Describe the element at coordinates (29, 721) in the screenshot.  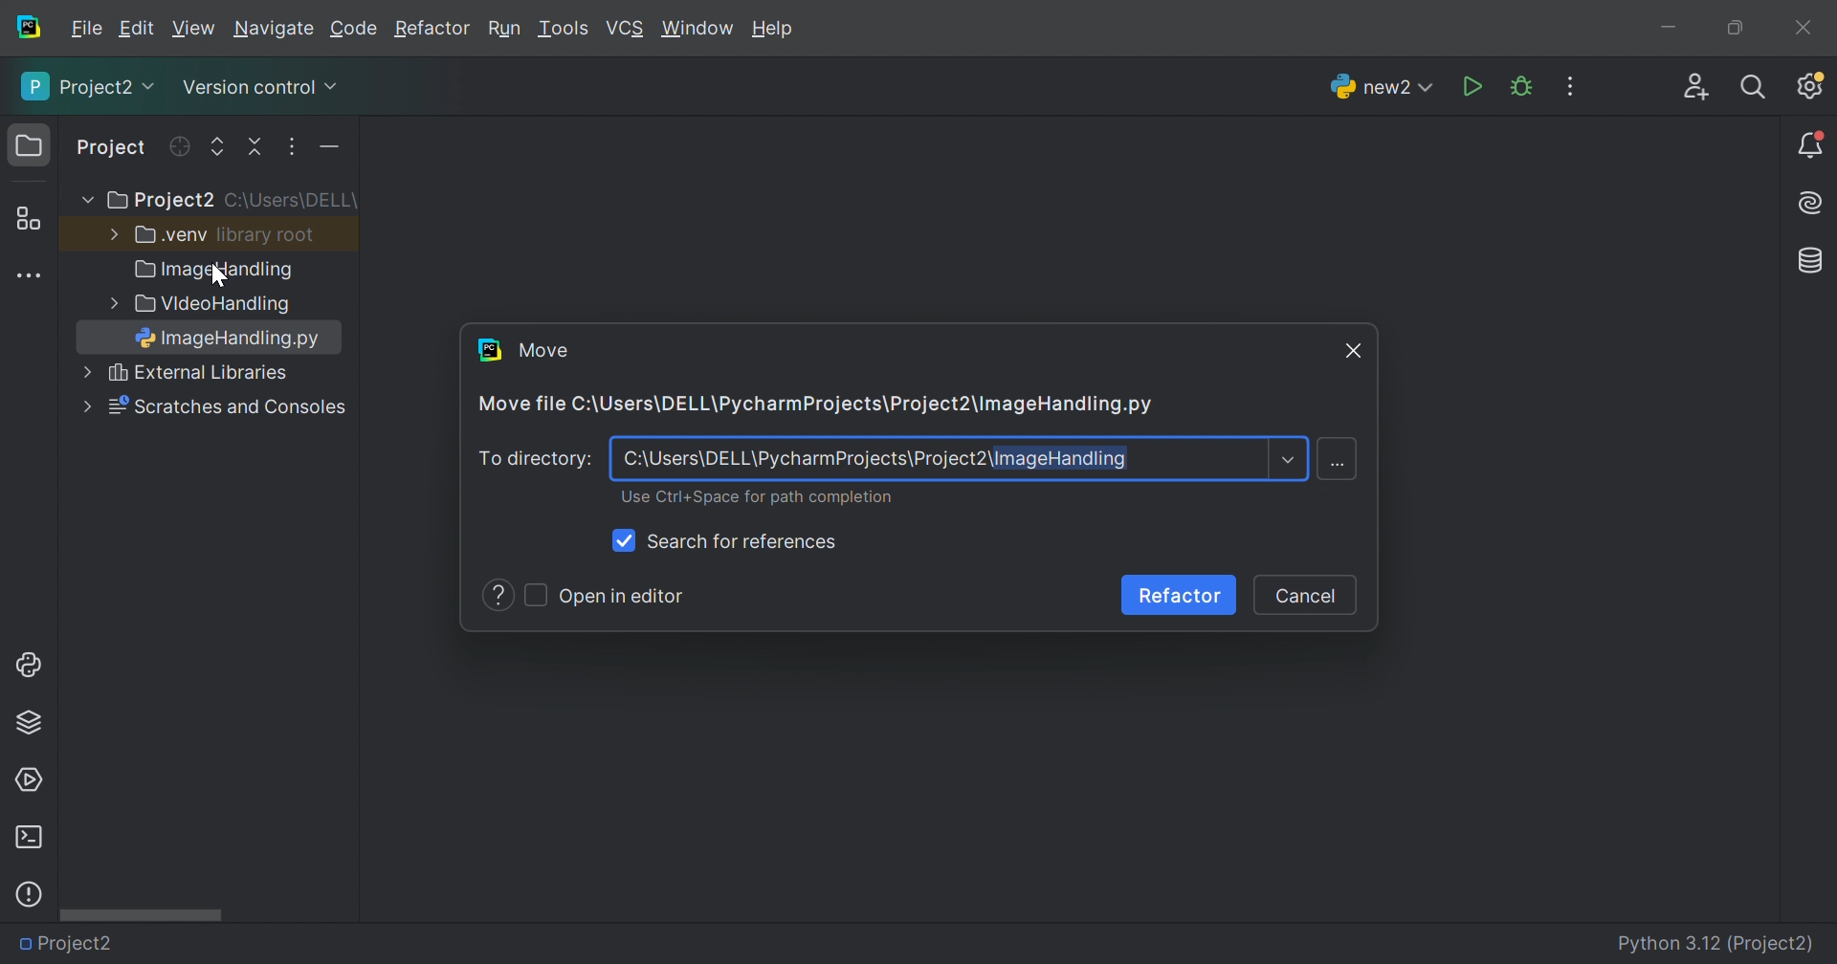
I see `Python packages` at that location.